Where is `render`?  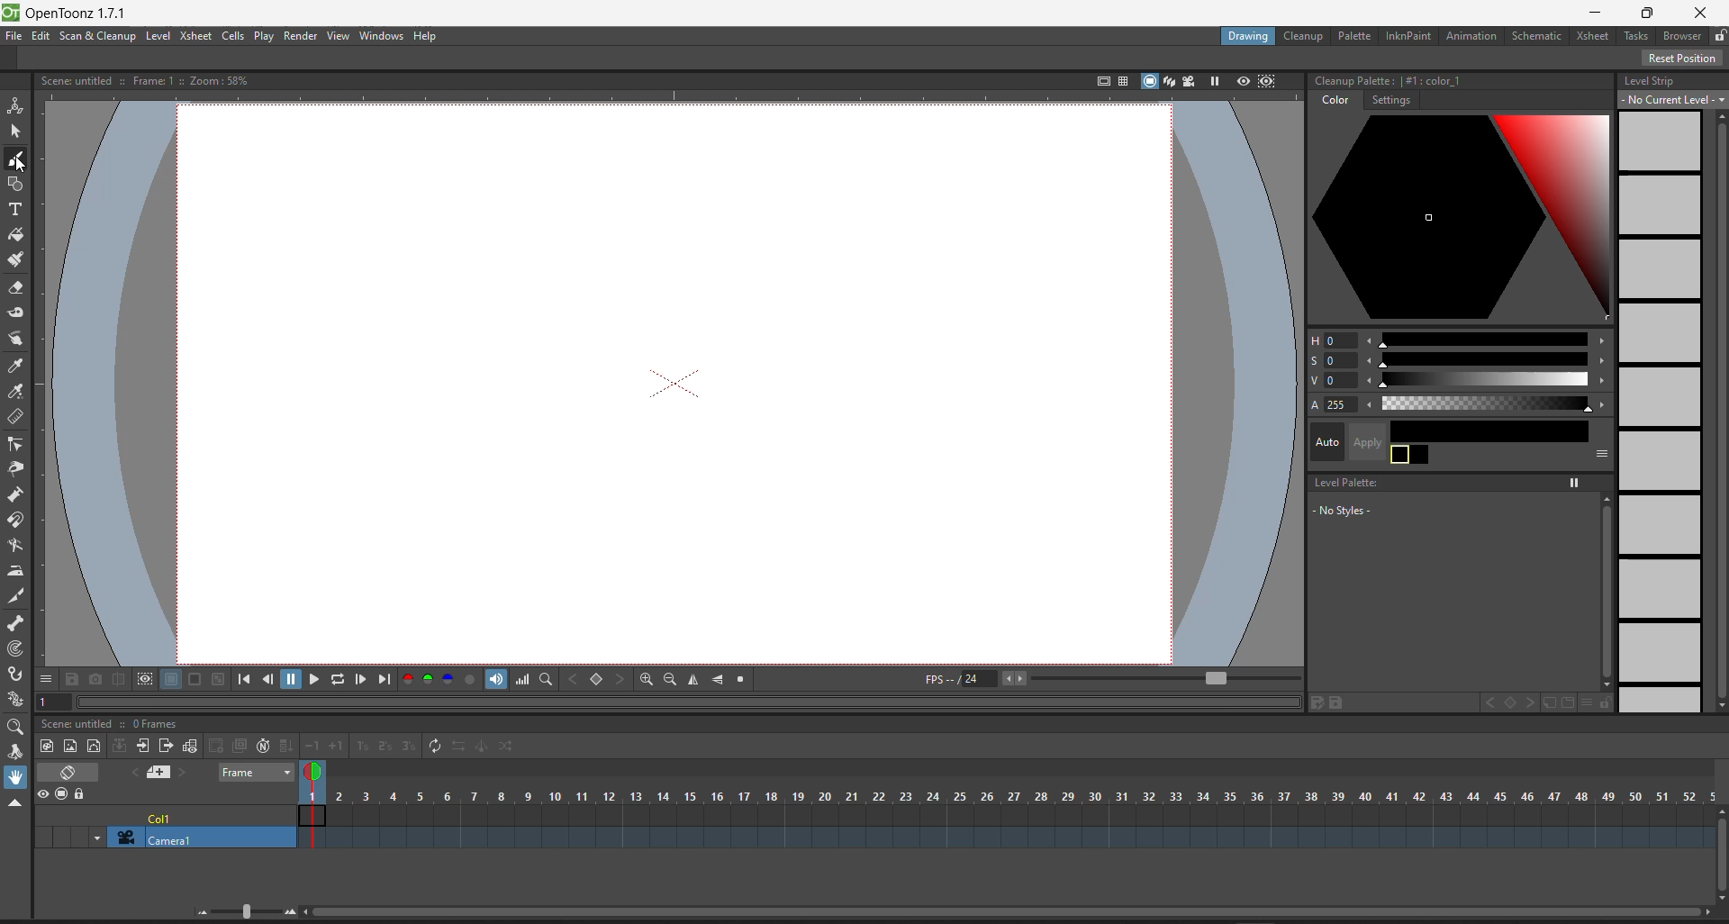
render is located at coordinates (300, 36).